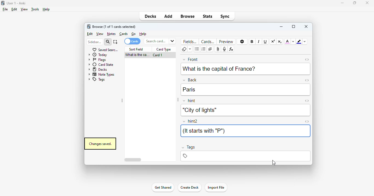 Image resolution: width=374 pixels, height=196 pixels. Describe the element at coordinates (189, 187) in the screenshot. I see `create deck` at that location.